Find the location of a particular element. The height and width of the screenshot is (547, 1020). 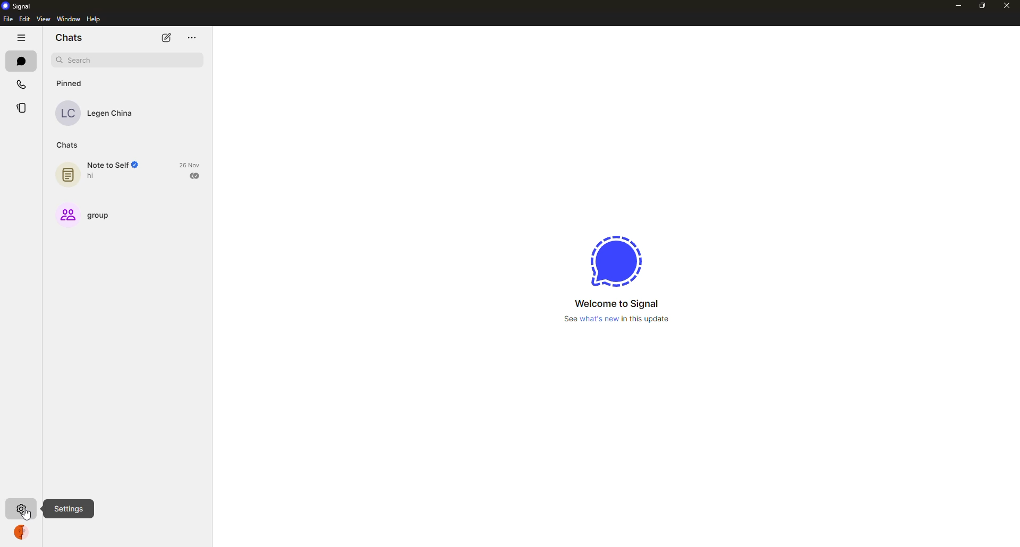

view is located at coordinates (46, 20).